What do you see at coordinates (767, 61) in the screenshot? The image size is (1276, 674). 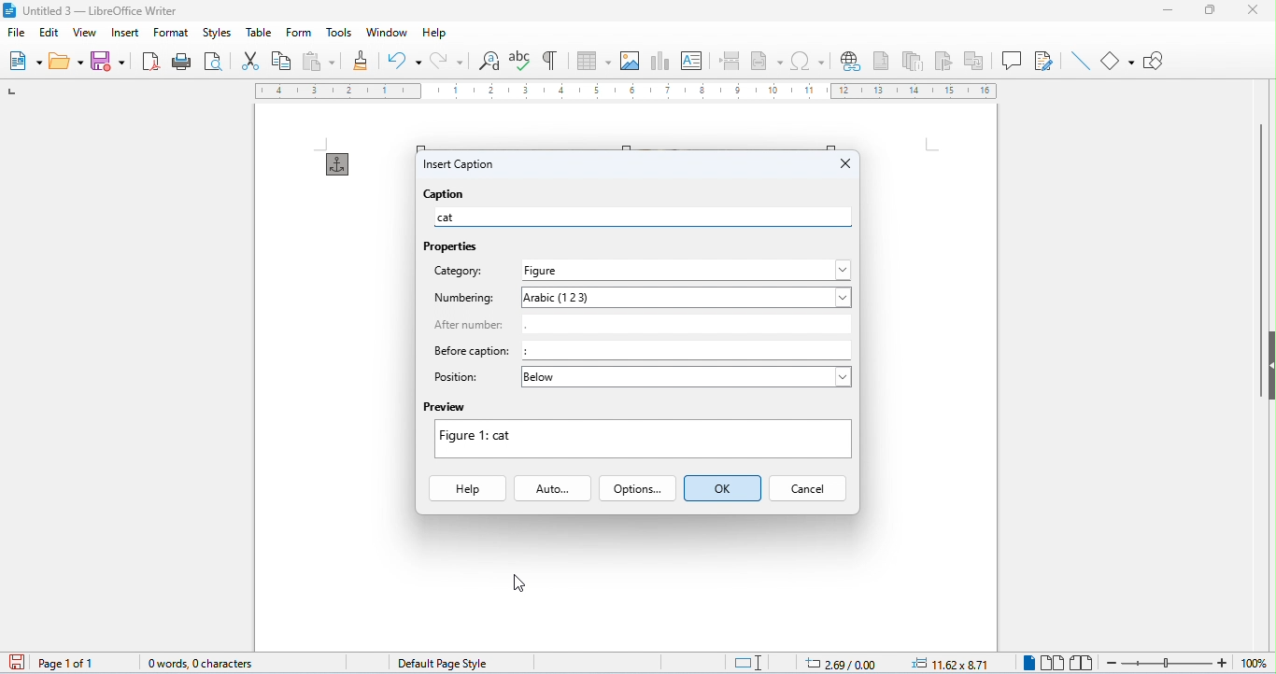 I see `insert field` at bounding box center [767, 61].